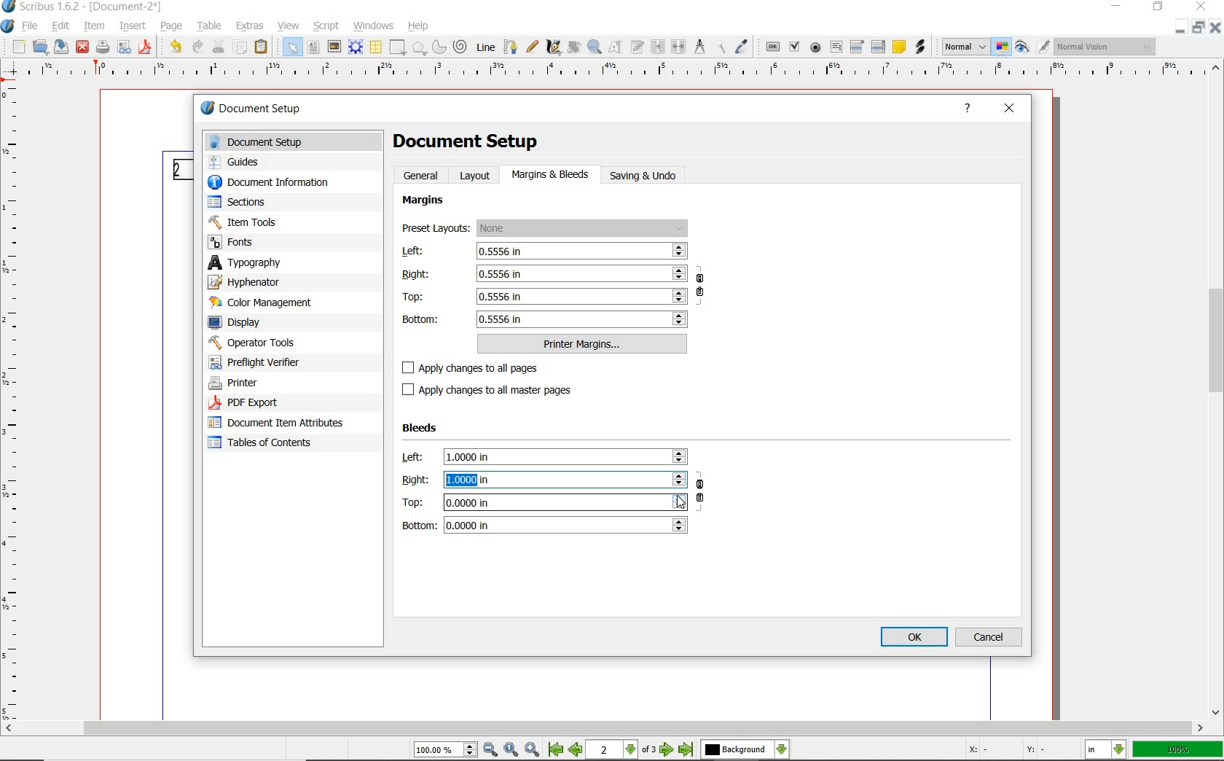 The height and width of the screenshot is (761, 1224). I want to click on text annotation, so click(899, 47).